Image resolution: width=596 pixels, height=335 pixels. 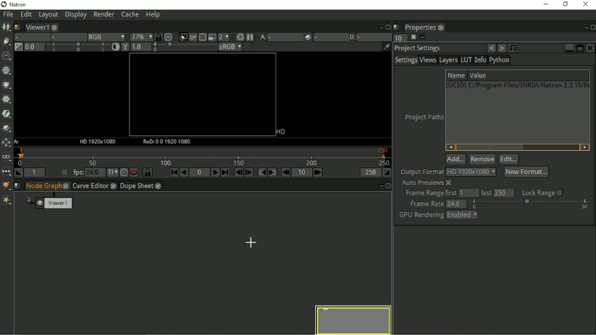 What do you see at coordinates (64, 48) in the screenshot?
I see `Gain` at bounding box center [64, 48].